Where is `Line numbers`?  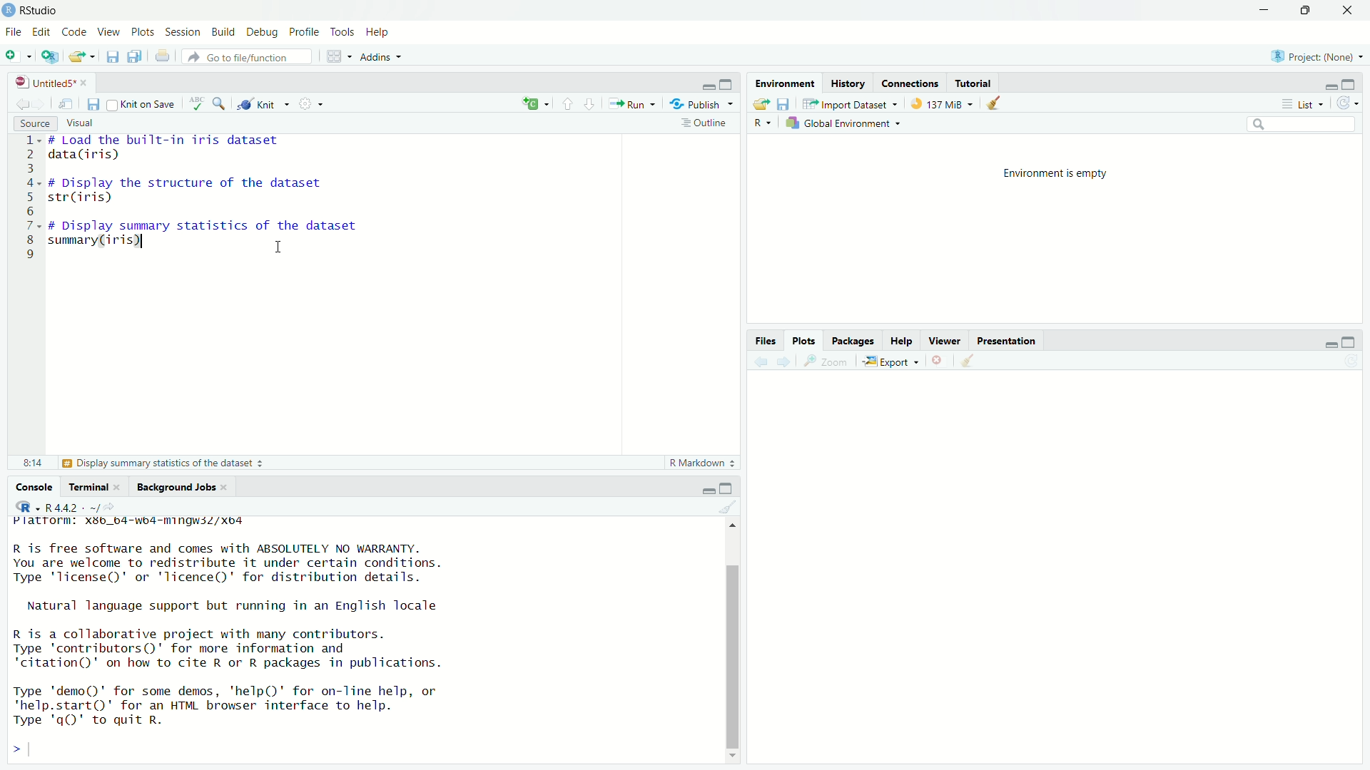 Line numbers is located at coordinates (29, 200).